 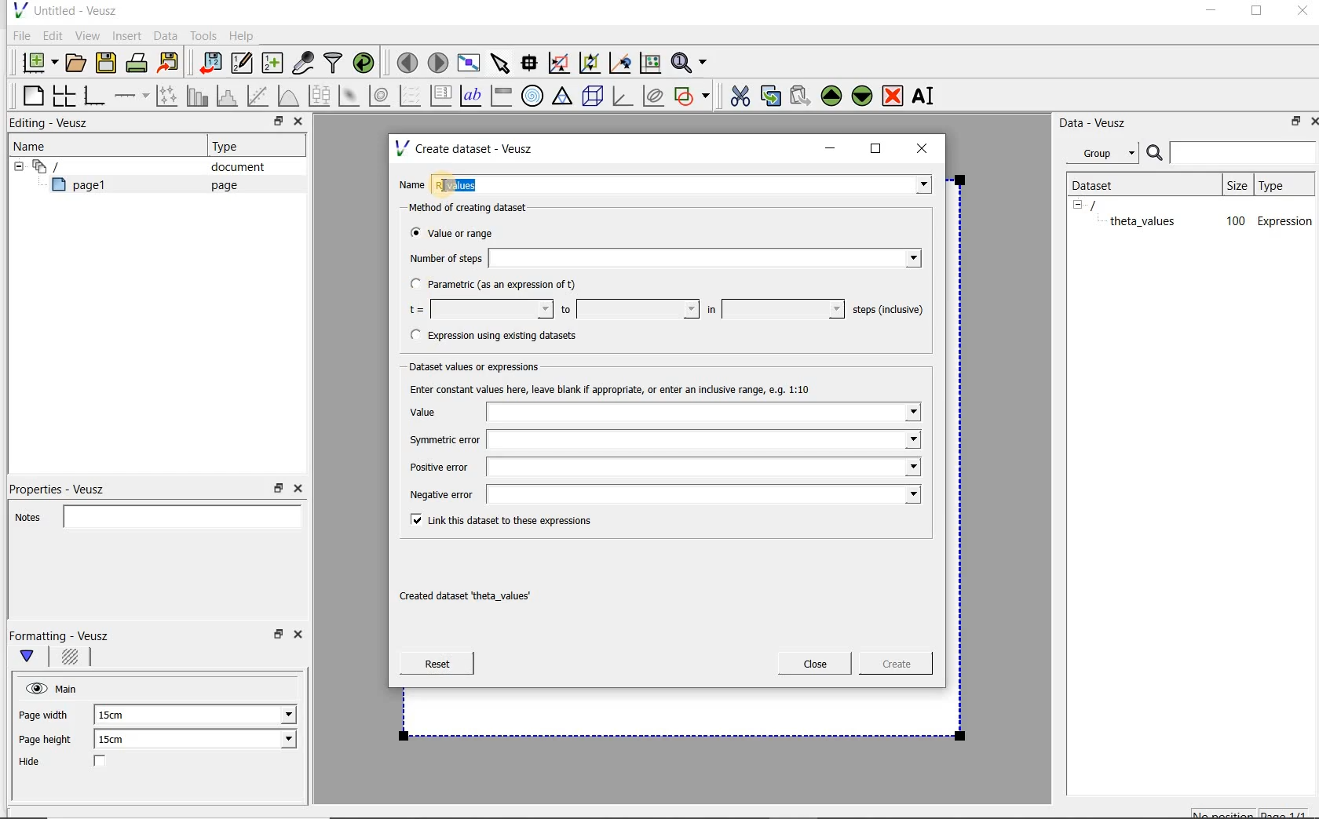 I want to click on cut the selected widget, so click(x=737, y=94).